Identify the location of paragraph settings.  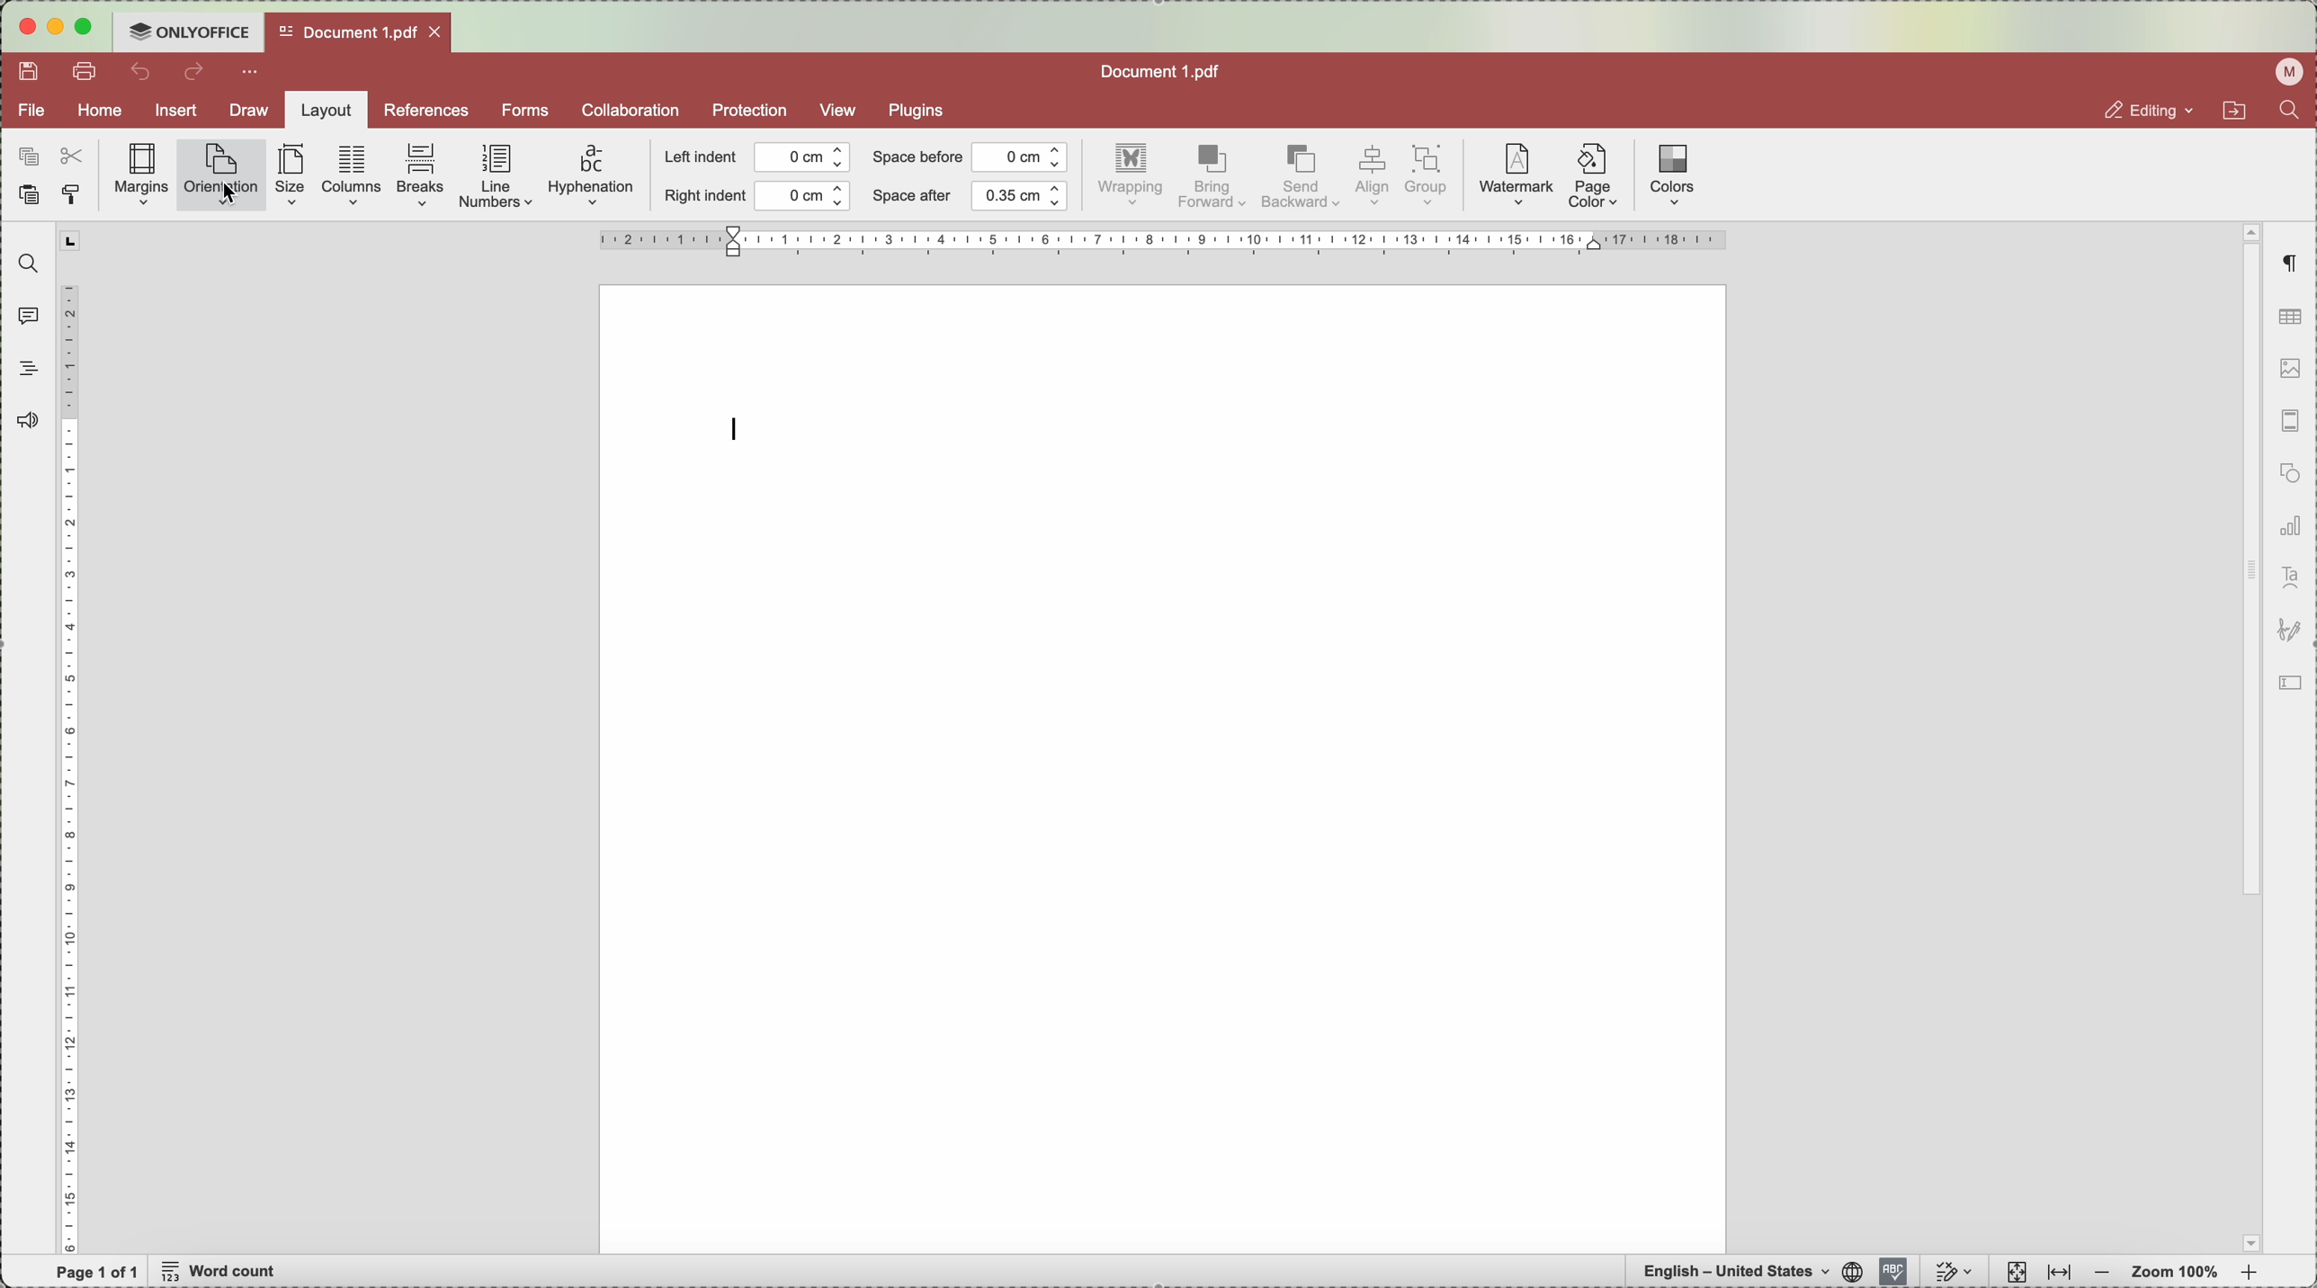
(2289, 264).